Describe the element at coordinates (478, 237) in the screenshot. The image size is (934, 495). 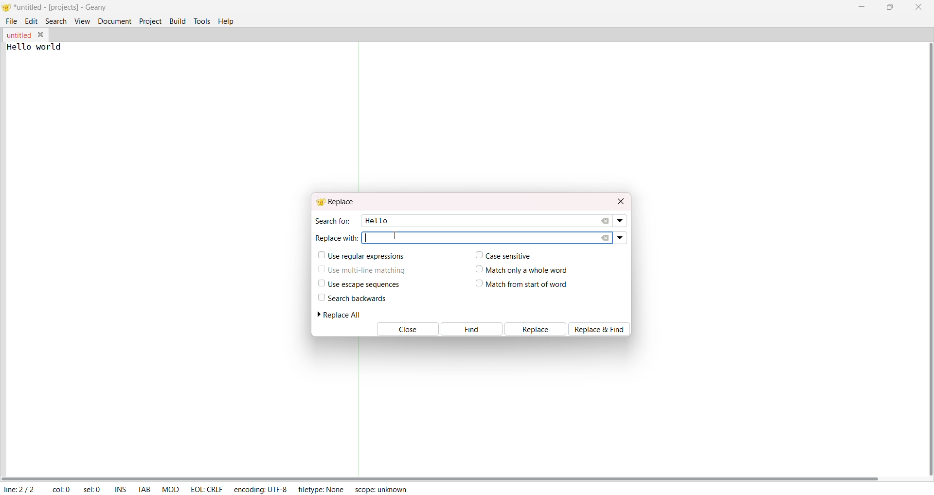
I see `active replace area` at that location.